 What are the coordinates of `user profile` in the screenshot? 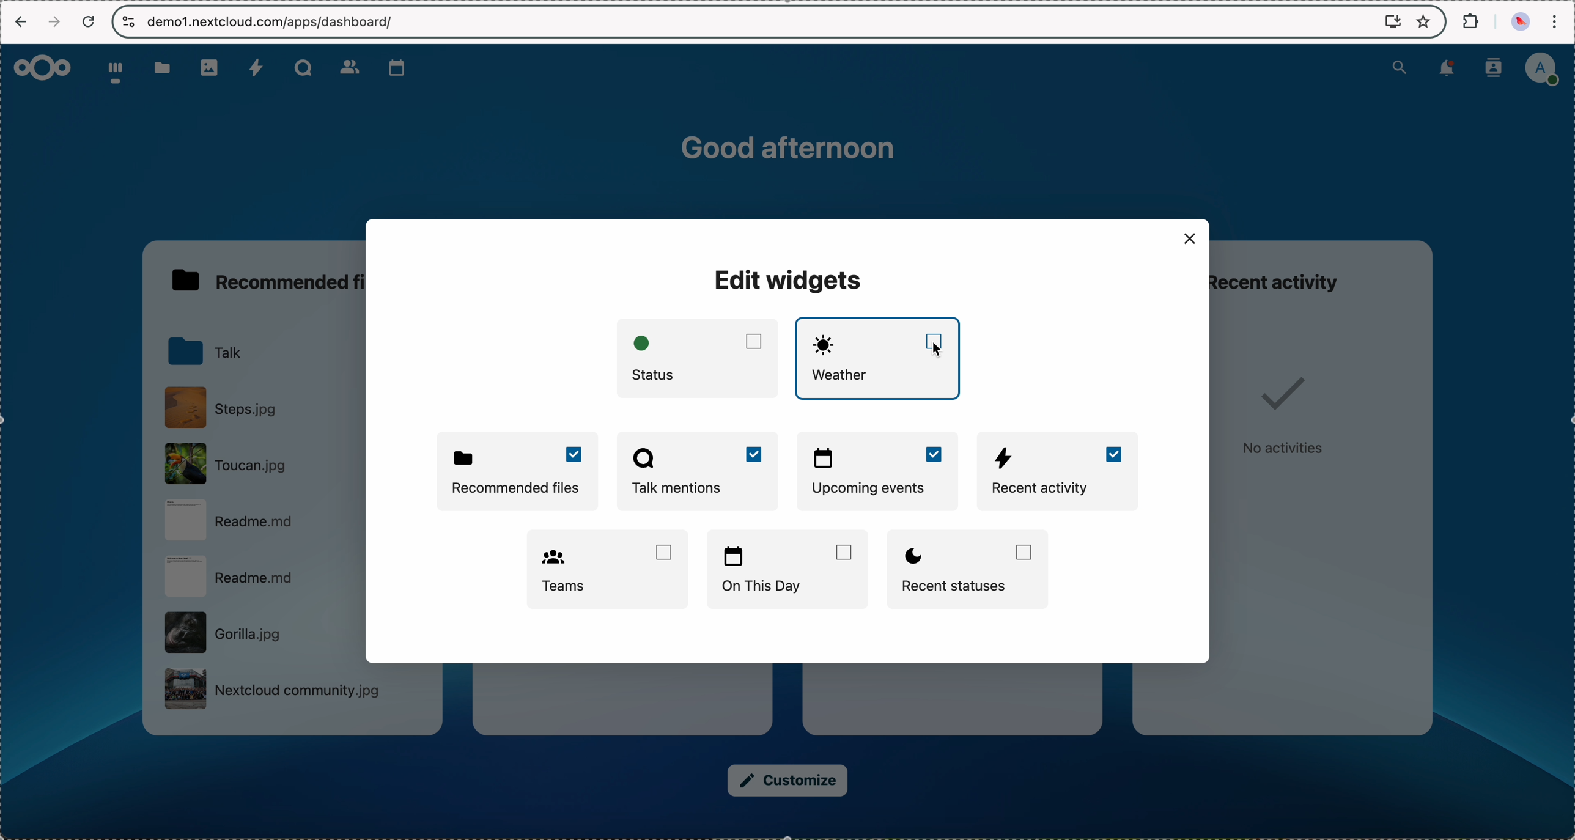 It's located at (1546, 68).